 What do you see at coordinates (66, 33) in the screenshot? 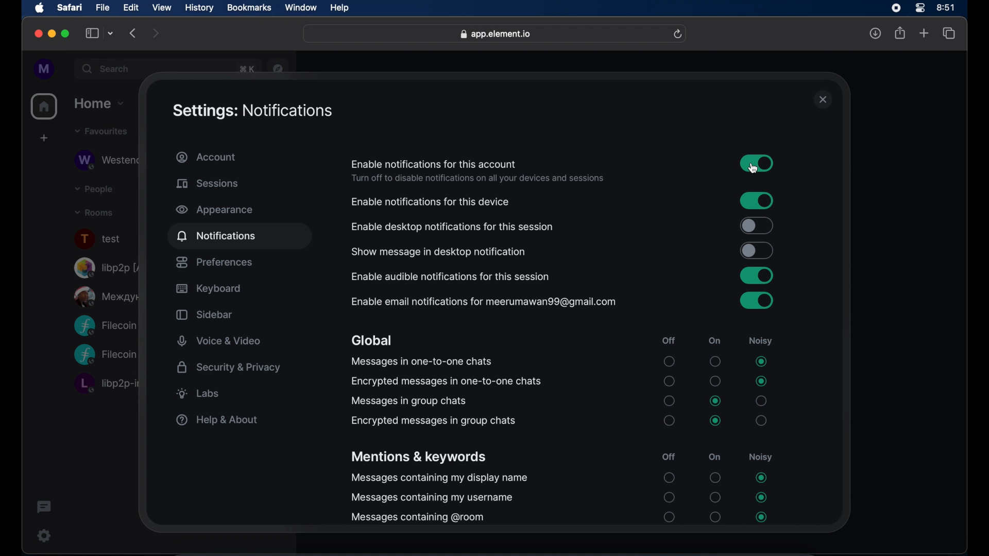
I see `maximize` at bounding box center [66, 33].